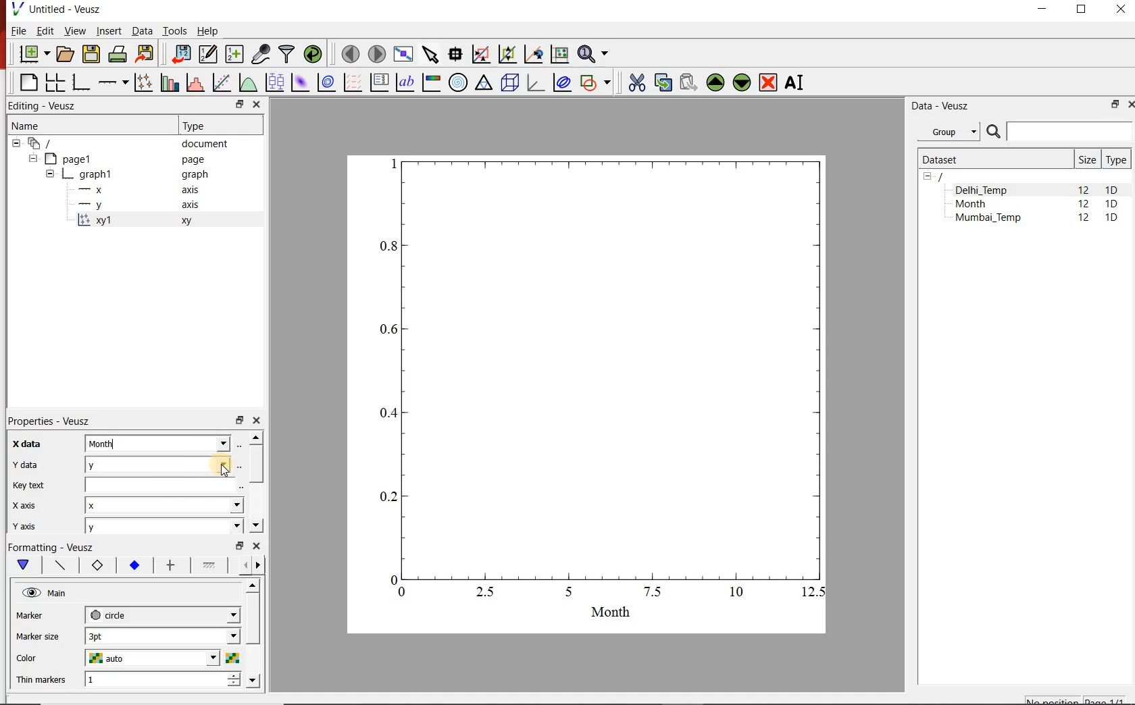  What do you see at coordinates (80, 83) in the screenshot?
I see `base graph` at bounding box center [80, 83].